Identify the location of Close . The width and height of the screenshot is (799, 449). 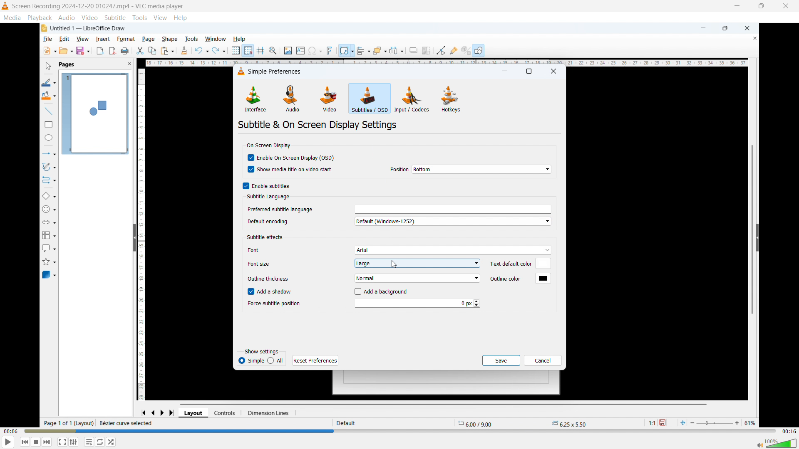
(554, 72).